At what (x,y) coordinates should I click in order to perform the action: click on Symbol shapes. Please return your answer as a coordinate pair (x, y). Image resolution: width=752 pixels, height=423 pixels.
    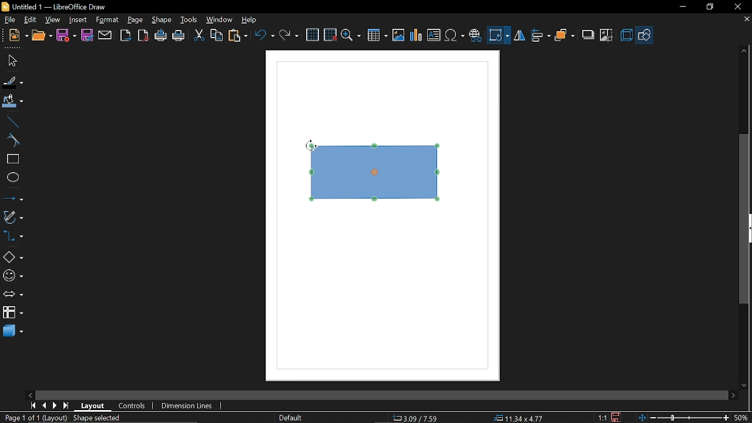
    Looking at the image, I should click on (12, 276).